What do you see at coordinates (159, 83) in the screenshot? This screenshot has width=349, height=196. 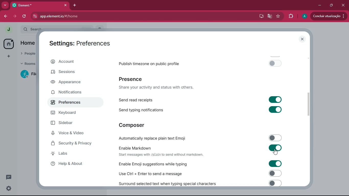 I see `presence Share your activity and status with others.` at bounding box center [159, 83].